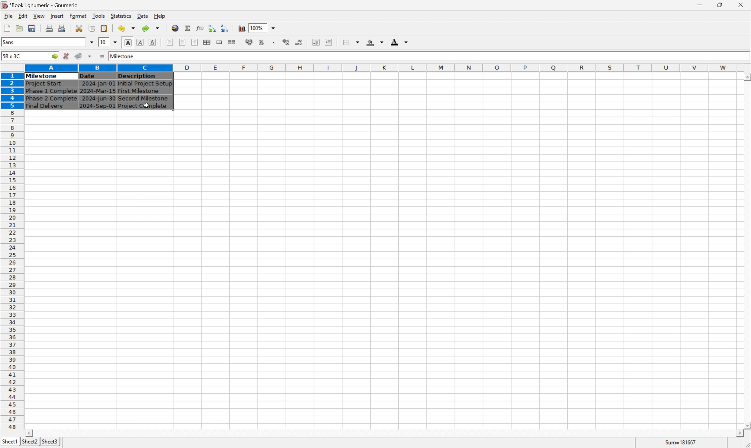 The height and width of the screenshot is (448, 751). Describe the element at coordinates (330, 42) in the screenshot. I see `increase indent` at that location.